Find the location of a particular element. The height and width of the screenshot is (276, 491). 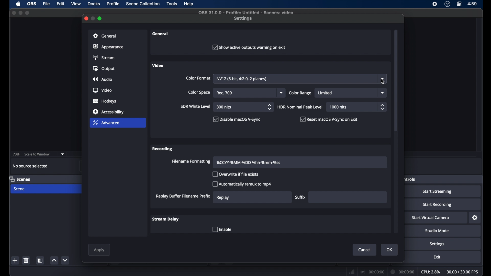

dropdown is located at coordinates (281, 93).